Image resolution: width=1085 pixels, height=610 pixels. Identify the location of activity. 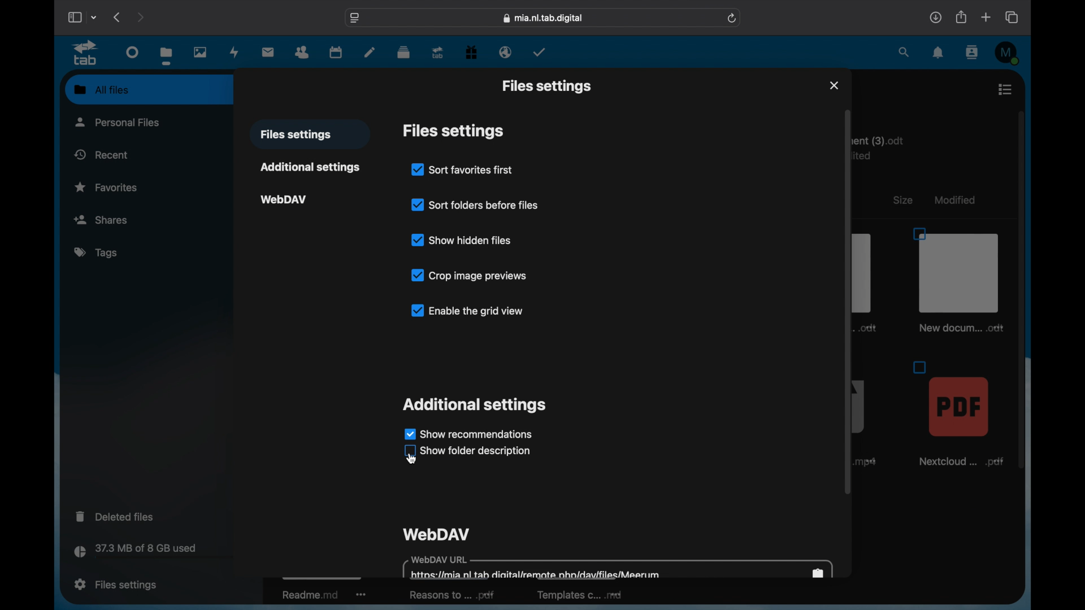
(235, 52).